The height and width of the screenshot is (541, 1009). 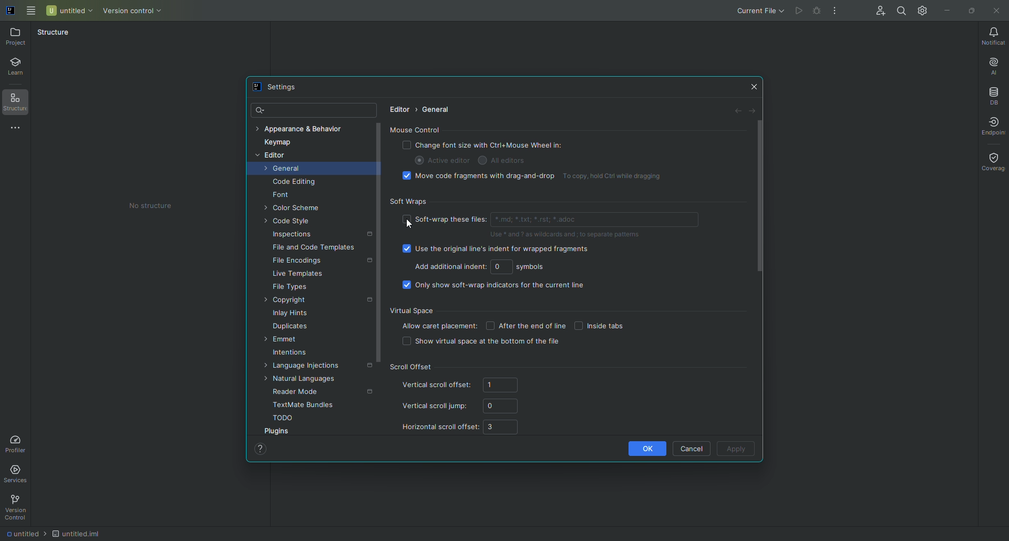 I want to click on Learn, so click(x=19, y=68).